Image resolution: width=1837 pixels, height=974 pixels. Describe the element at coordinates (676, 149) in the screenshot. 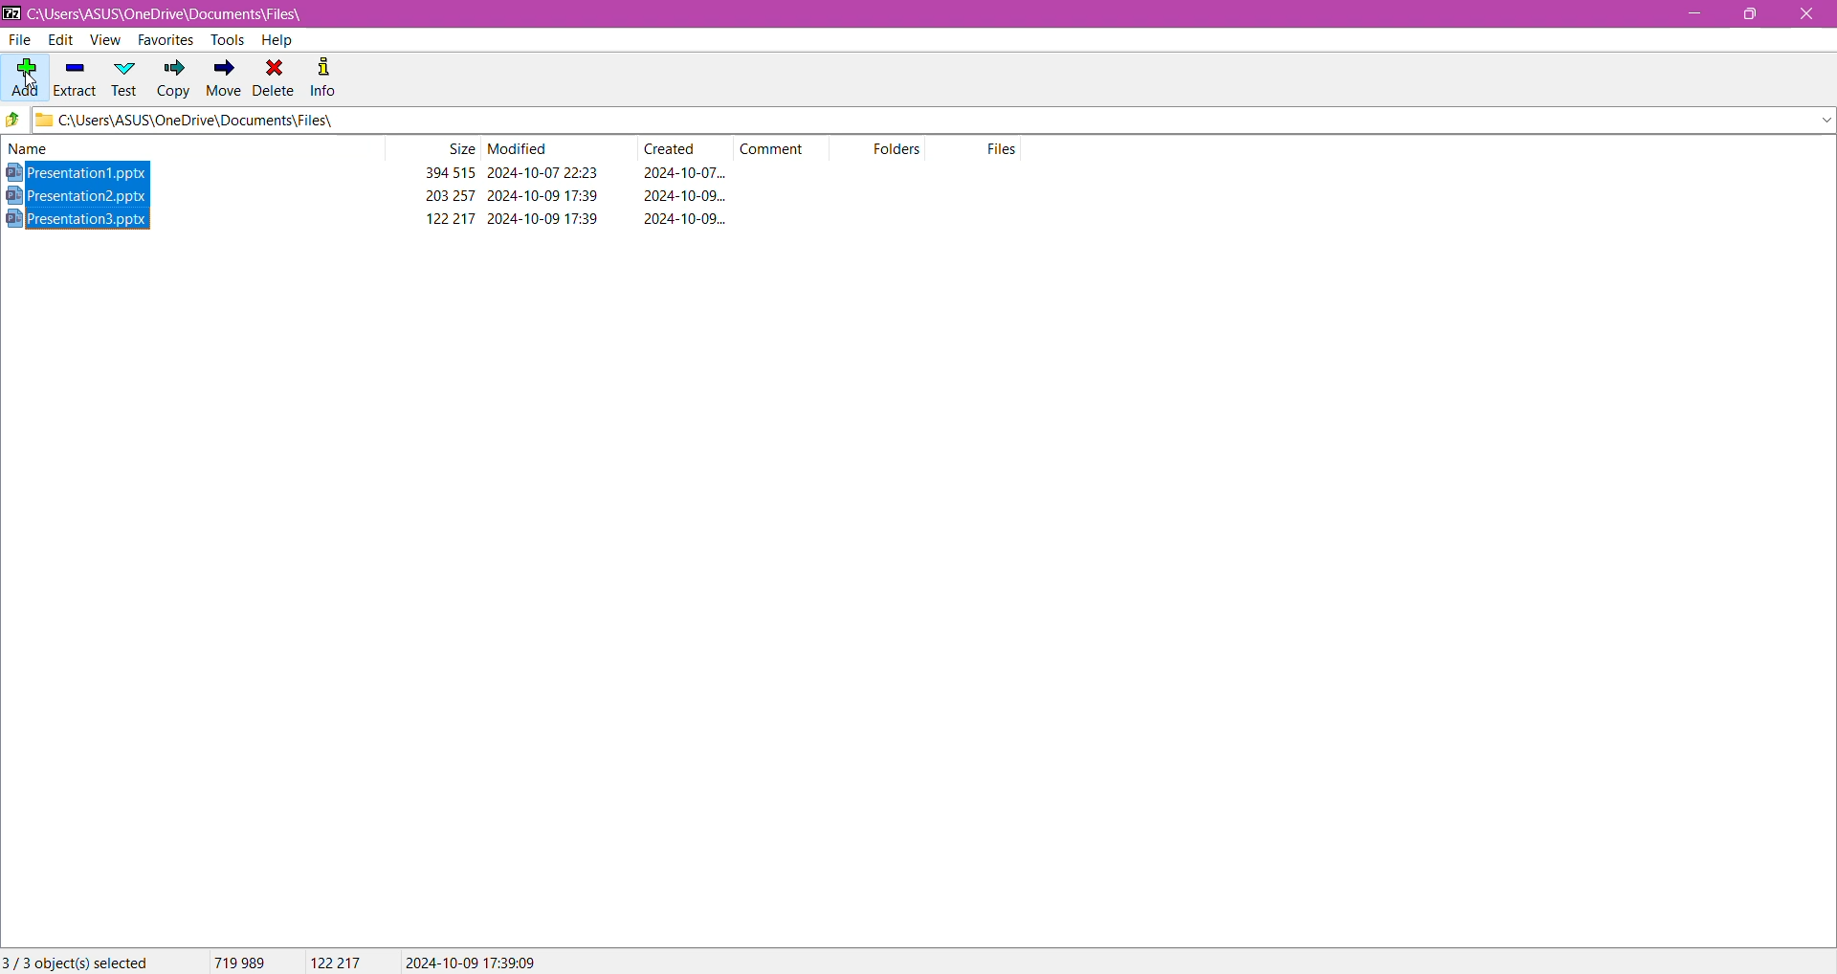

I see `Created` at that location.